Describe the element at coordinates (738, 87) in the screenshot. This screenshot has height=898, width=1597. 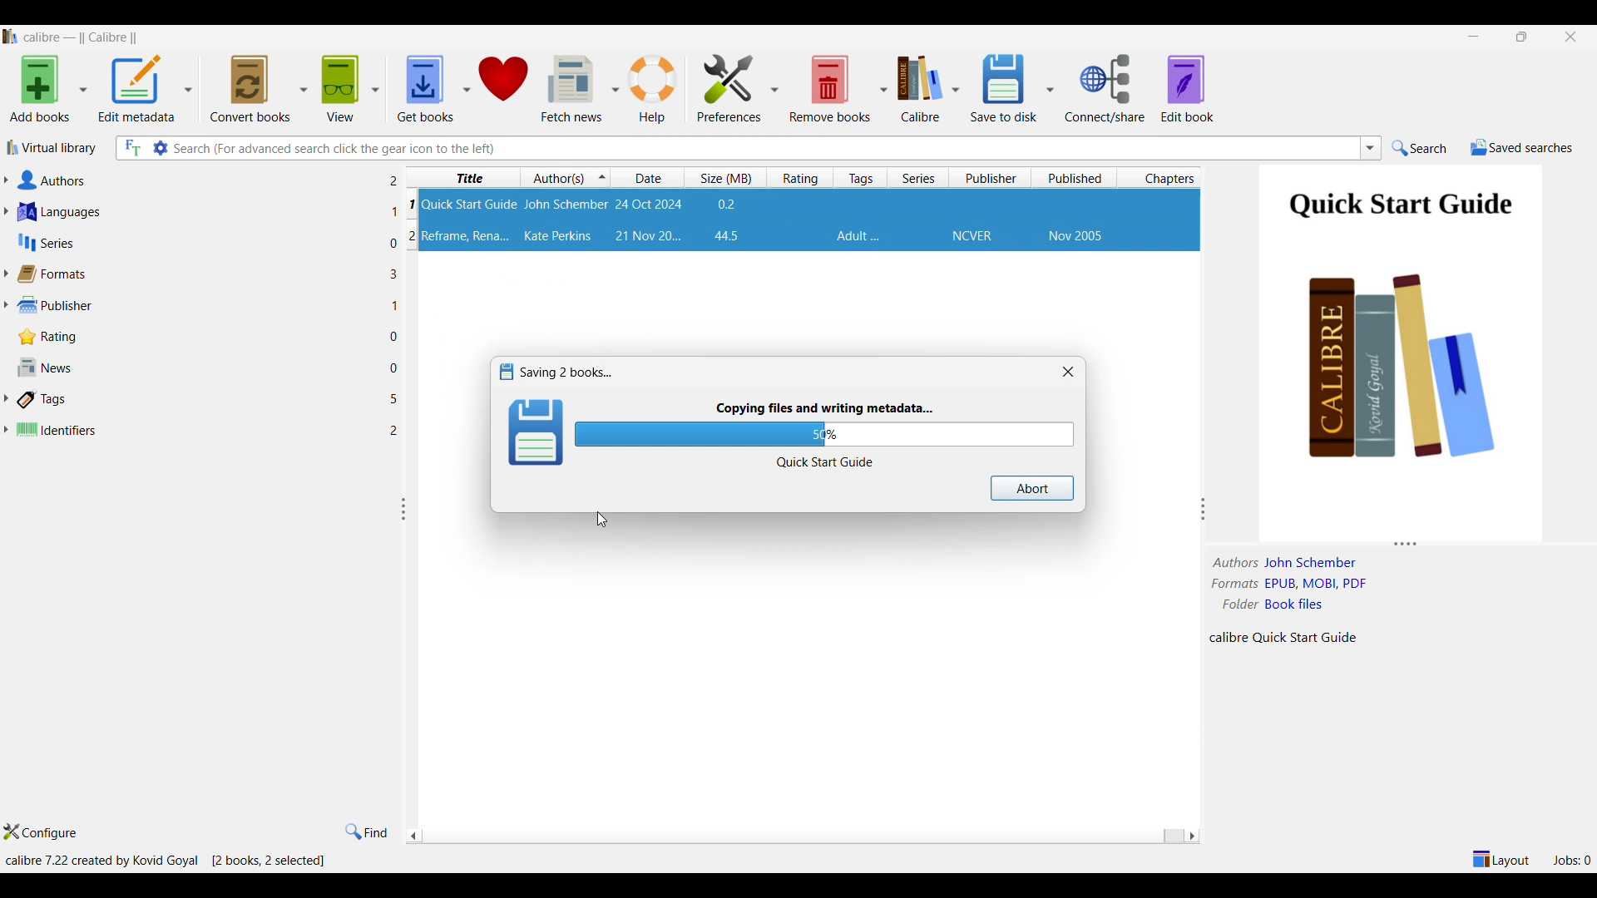
I see `Preference options` at that location.